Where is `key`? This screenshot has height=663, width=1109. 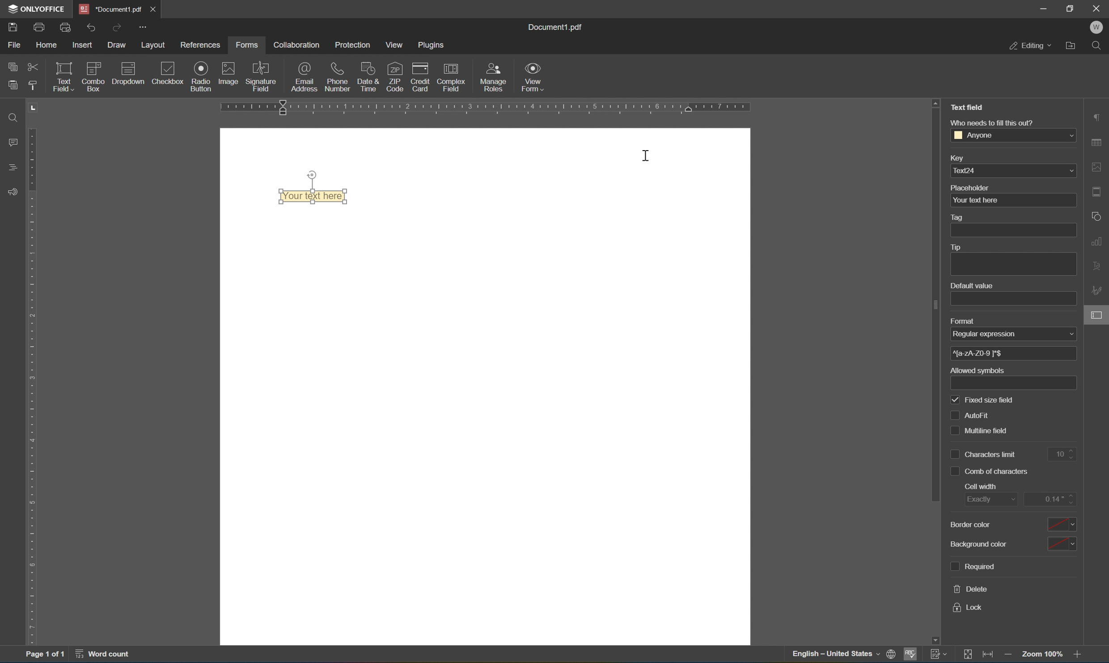
key is located at coordinates (956, 159).